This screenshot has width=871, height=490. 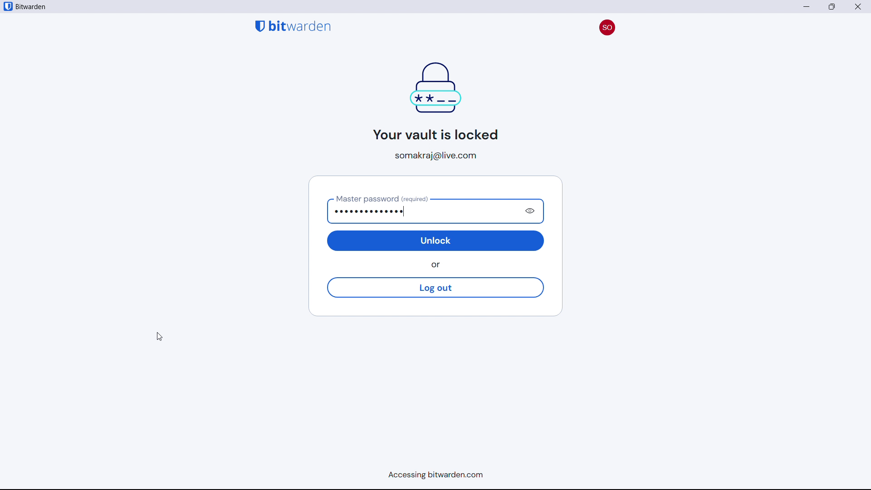 I want to click on Email id of the account somakraj@live .com, so click(x=439, y=156).